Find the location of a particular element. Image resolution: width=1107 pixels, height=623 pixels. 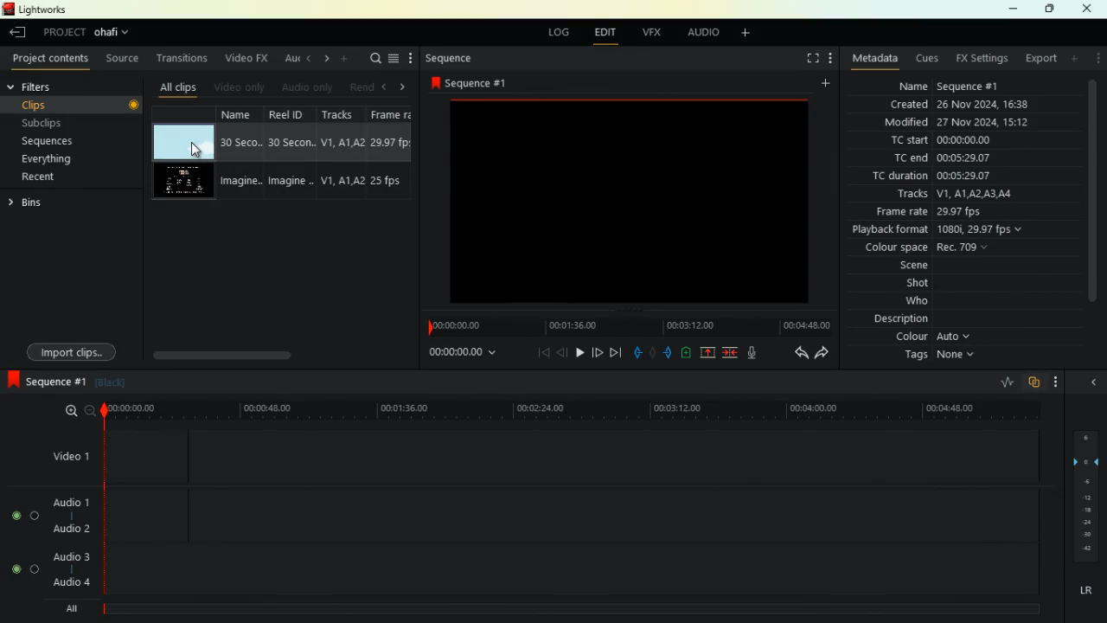

play is located at coordinates (579, 355).